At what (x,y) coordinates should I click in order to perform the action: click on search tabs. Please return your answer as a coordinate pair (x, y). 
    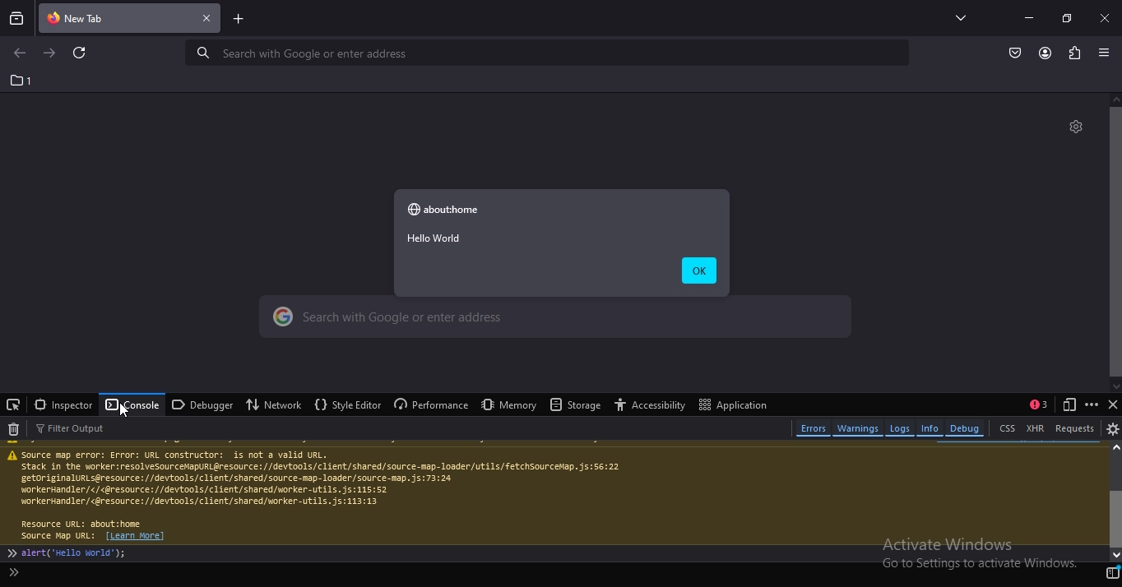
    Looking at the image, I should click on (17, 17).